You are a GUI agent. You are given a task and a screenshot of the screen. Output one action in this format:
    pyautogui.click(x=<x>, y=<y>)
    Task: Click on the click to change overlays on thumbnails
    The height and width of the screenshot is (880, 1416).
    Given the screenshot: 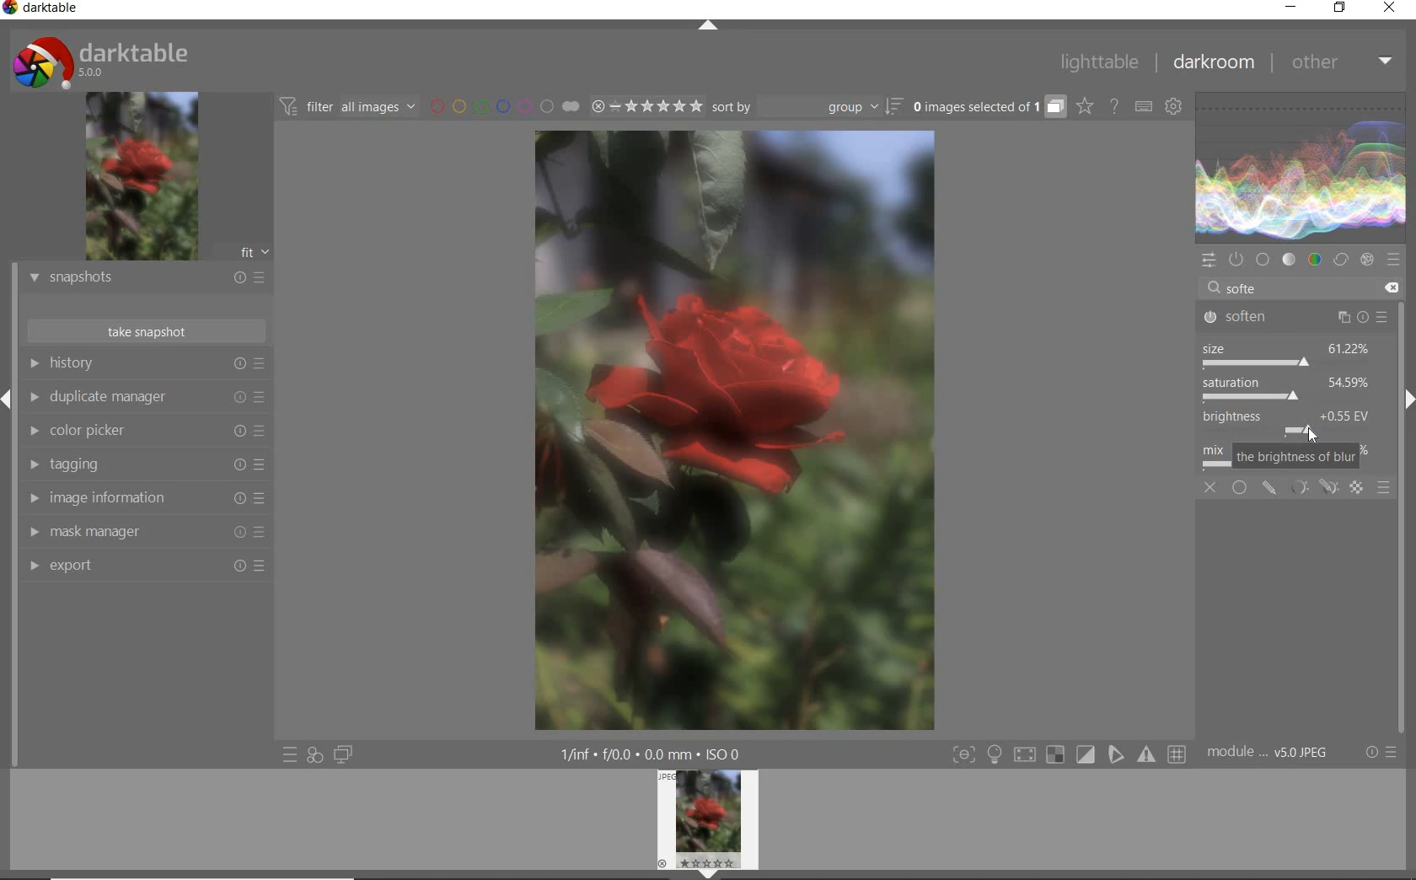 What is the action you would take?
    pyautogui.click(x=1082, y=105)
    